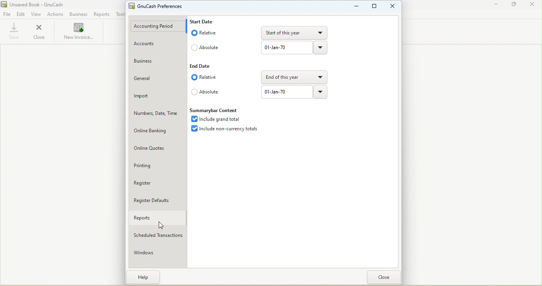 The width and height of the screenshot is (542, 286). I want to click on Absolute, so click(207, 46).